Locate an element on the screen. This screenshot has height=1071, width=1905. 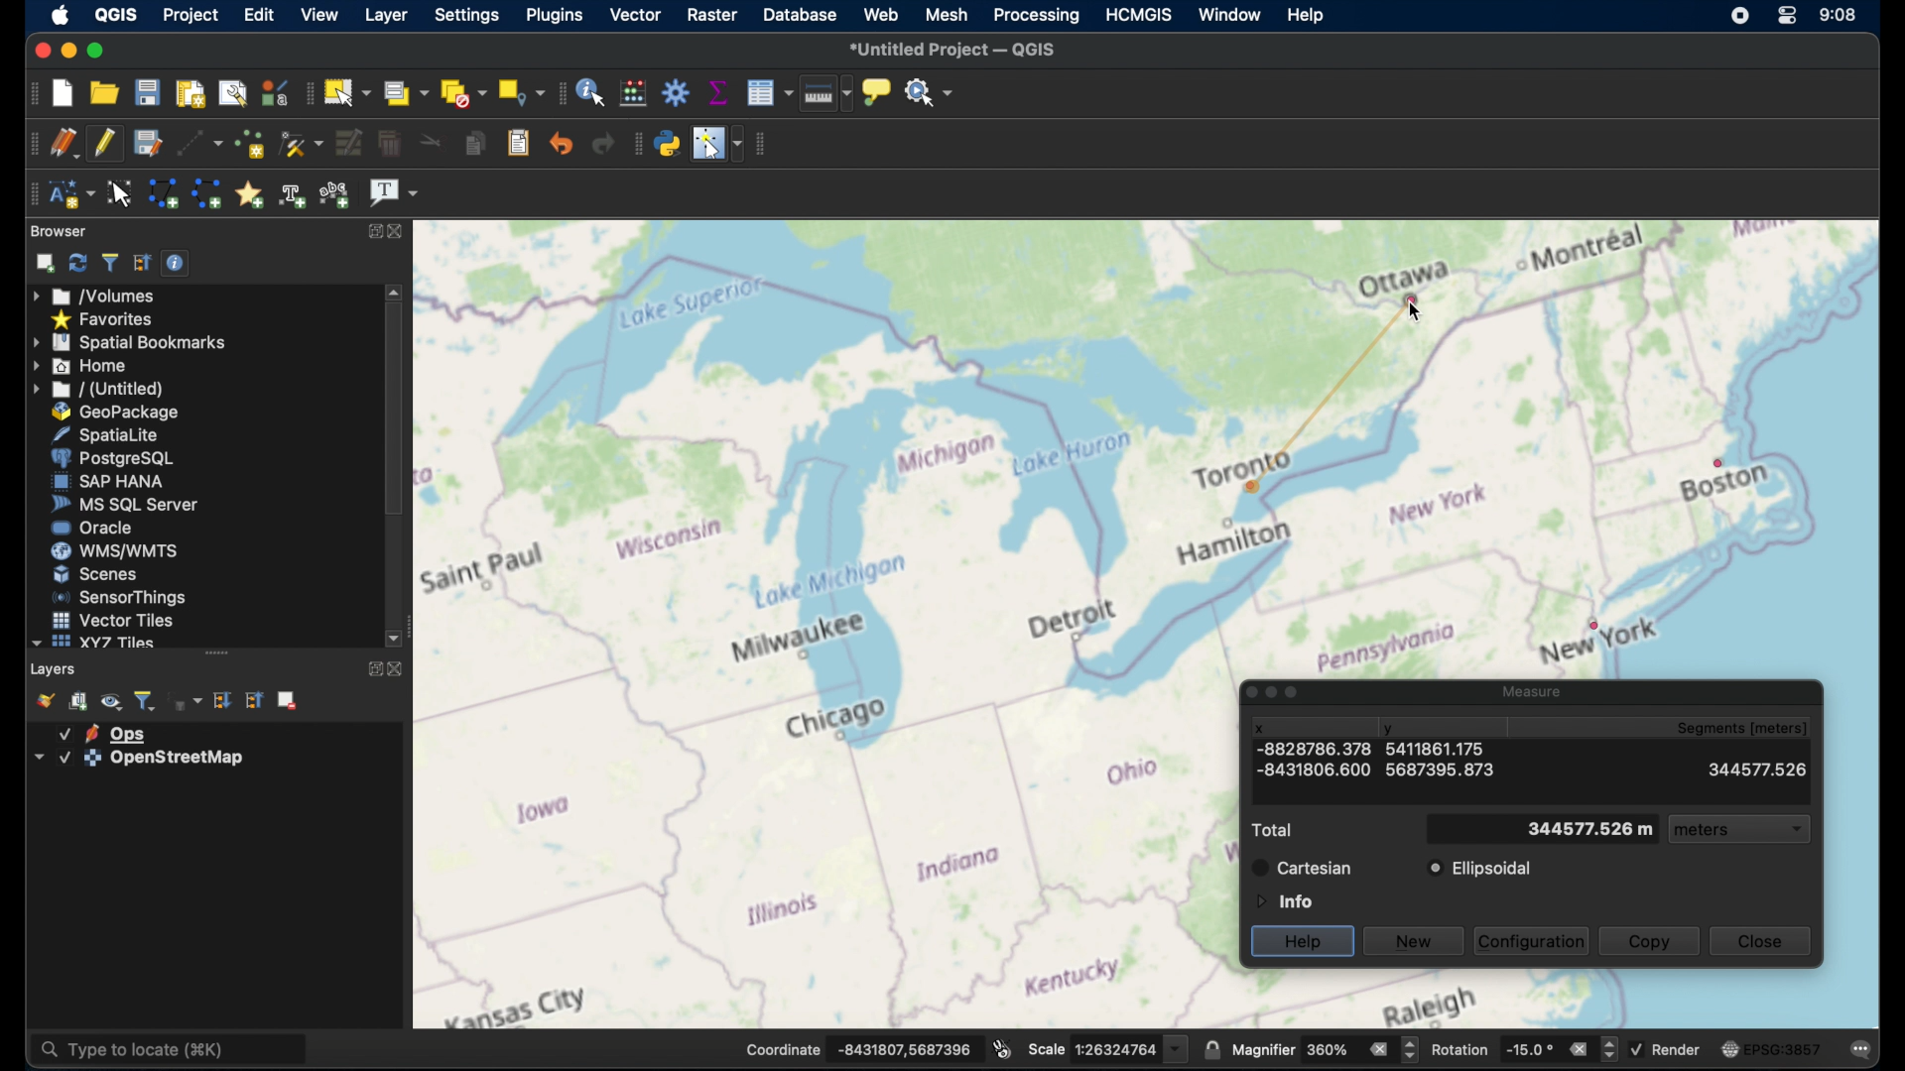
toolbox is located at coordinates (678, 91).